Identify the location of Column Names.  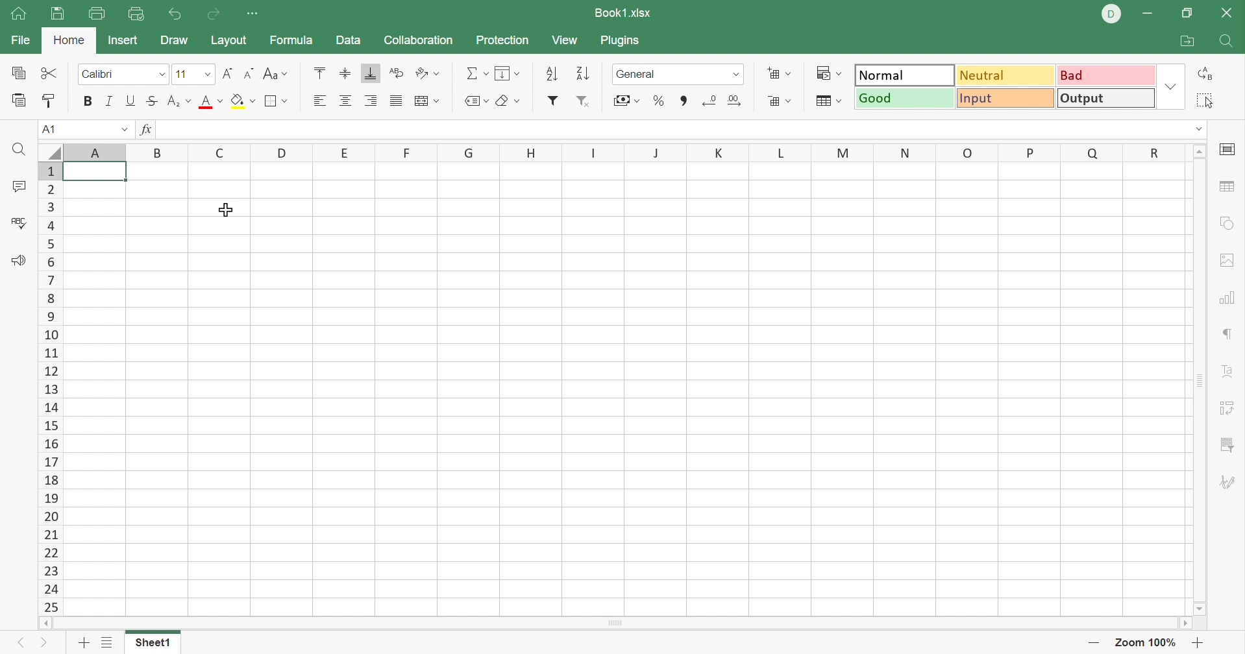
(620, 154).